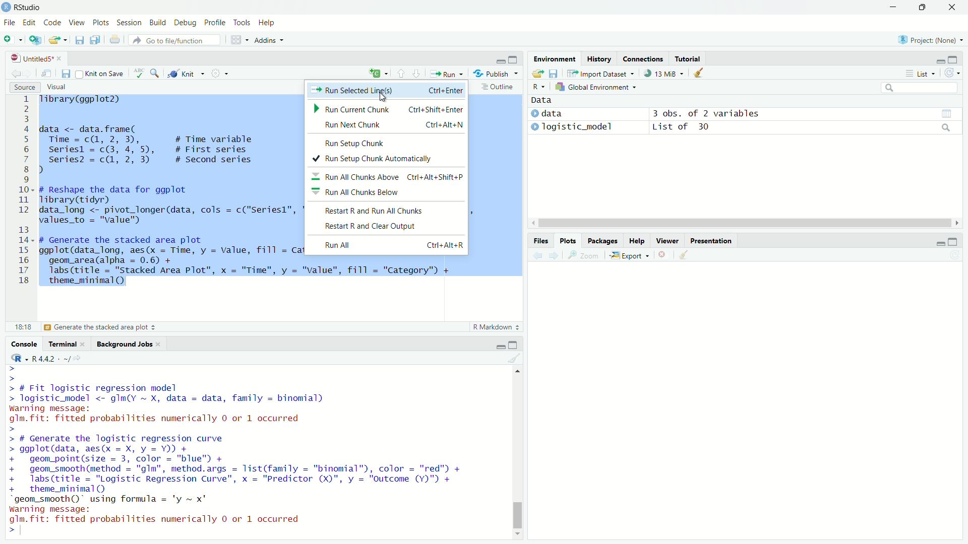  Describe the element at coordinates (537, 88) in the screenshot. I see `R~` at that location.